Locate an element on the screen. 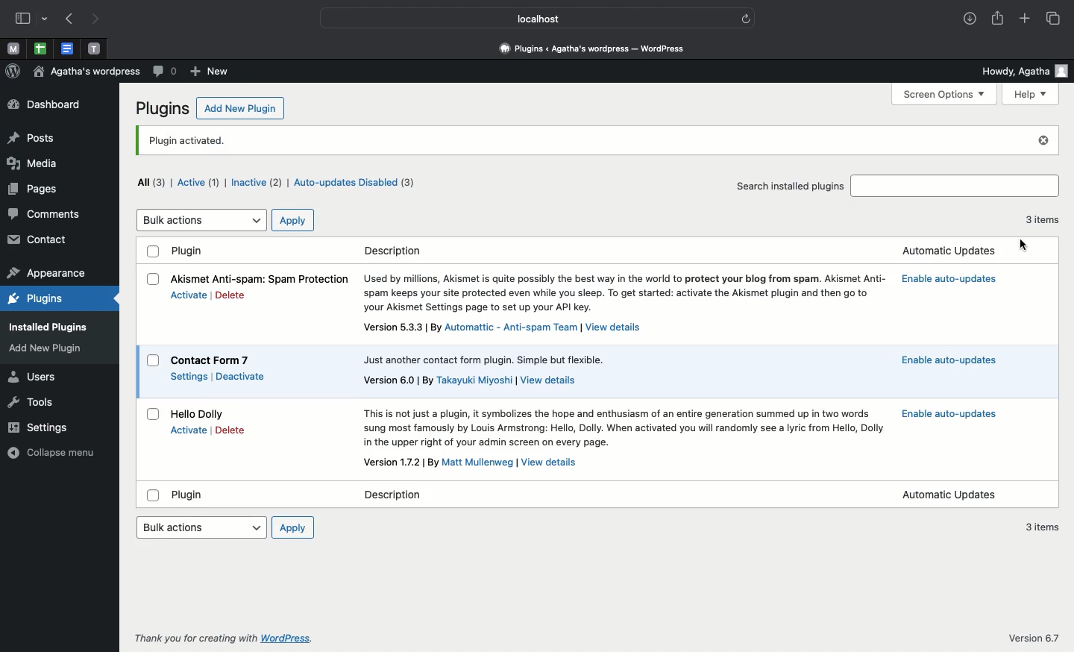 Image resolution: width=1074 pixels, height=652 pixels. comments is located at coordinates (45, 214).